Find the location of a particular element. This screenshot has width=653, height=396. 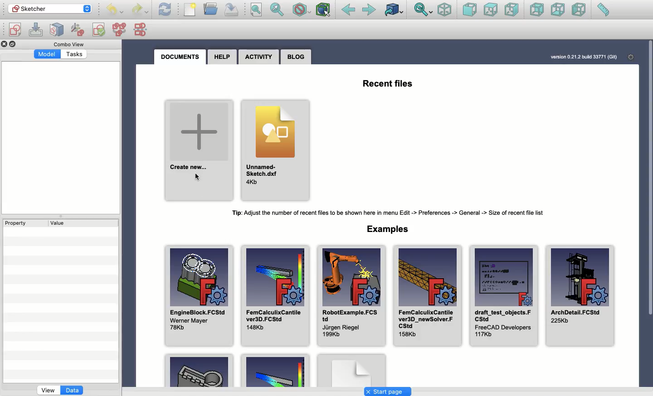

View is located at coordinates (47, 391).